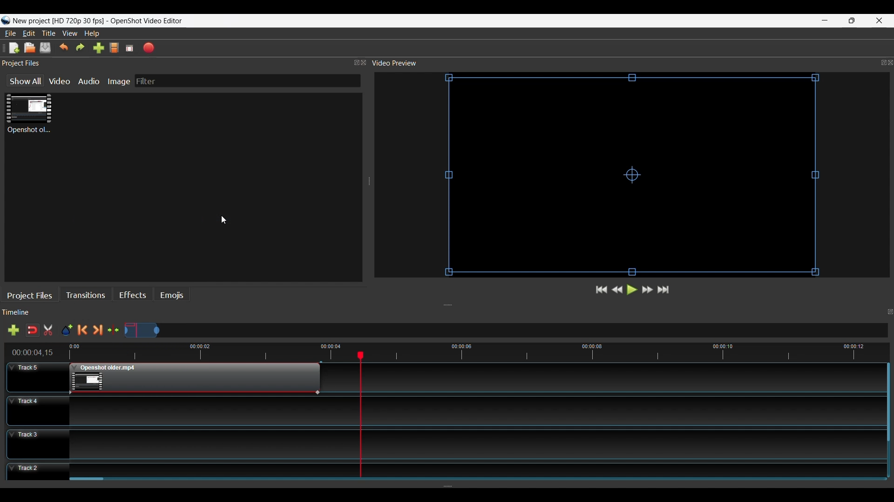  I want to click on Jump to Forward, so click(602, 291).